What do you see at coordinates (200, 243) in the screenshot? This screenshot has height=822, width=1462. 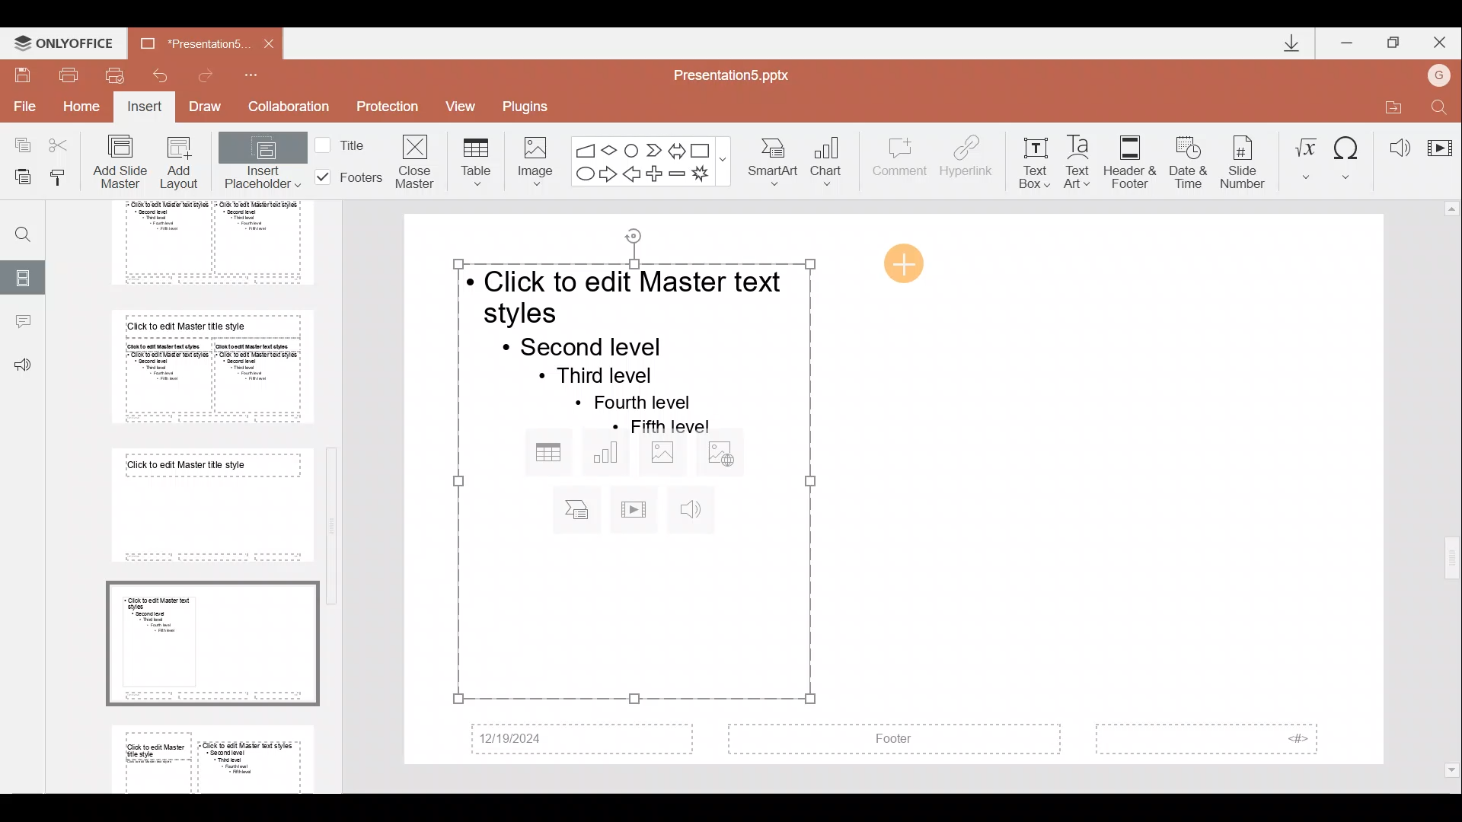 I see `Slide 5` at bounding box center [200, 243].